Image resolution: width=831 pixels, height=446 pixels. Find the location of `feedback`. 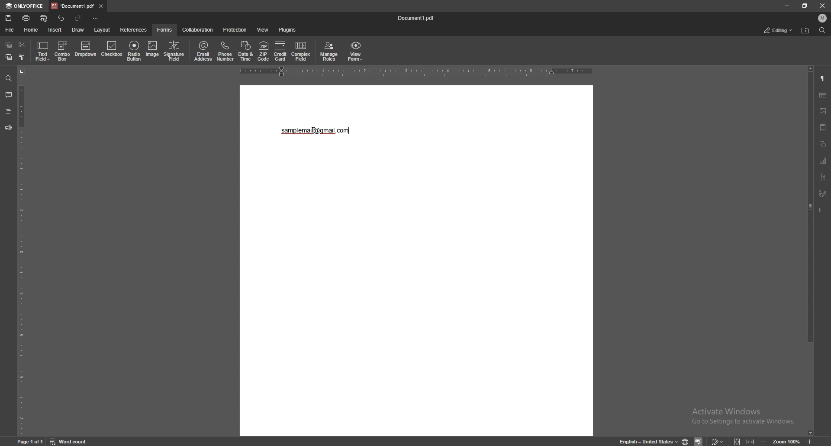

feedback is located at coordinates (9, 128).